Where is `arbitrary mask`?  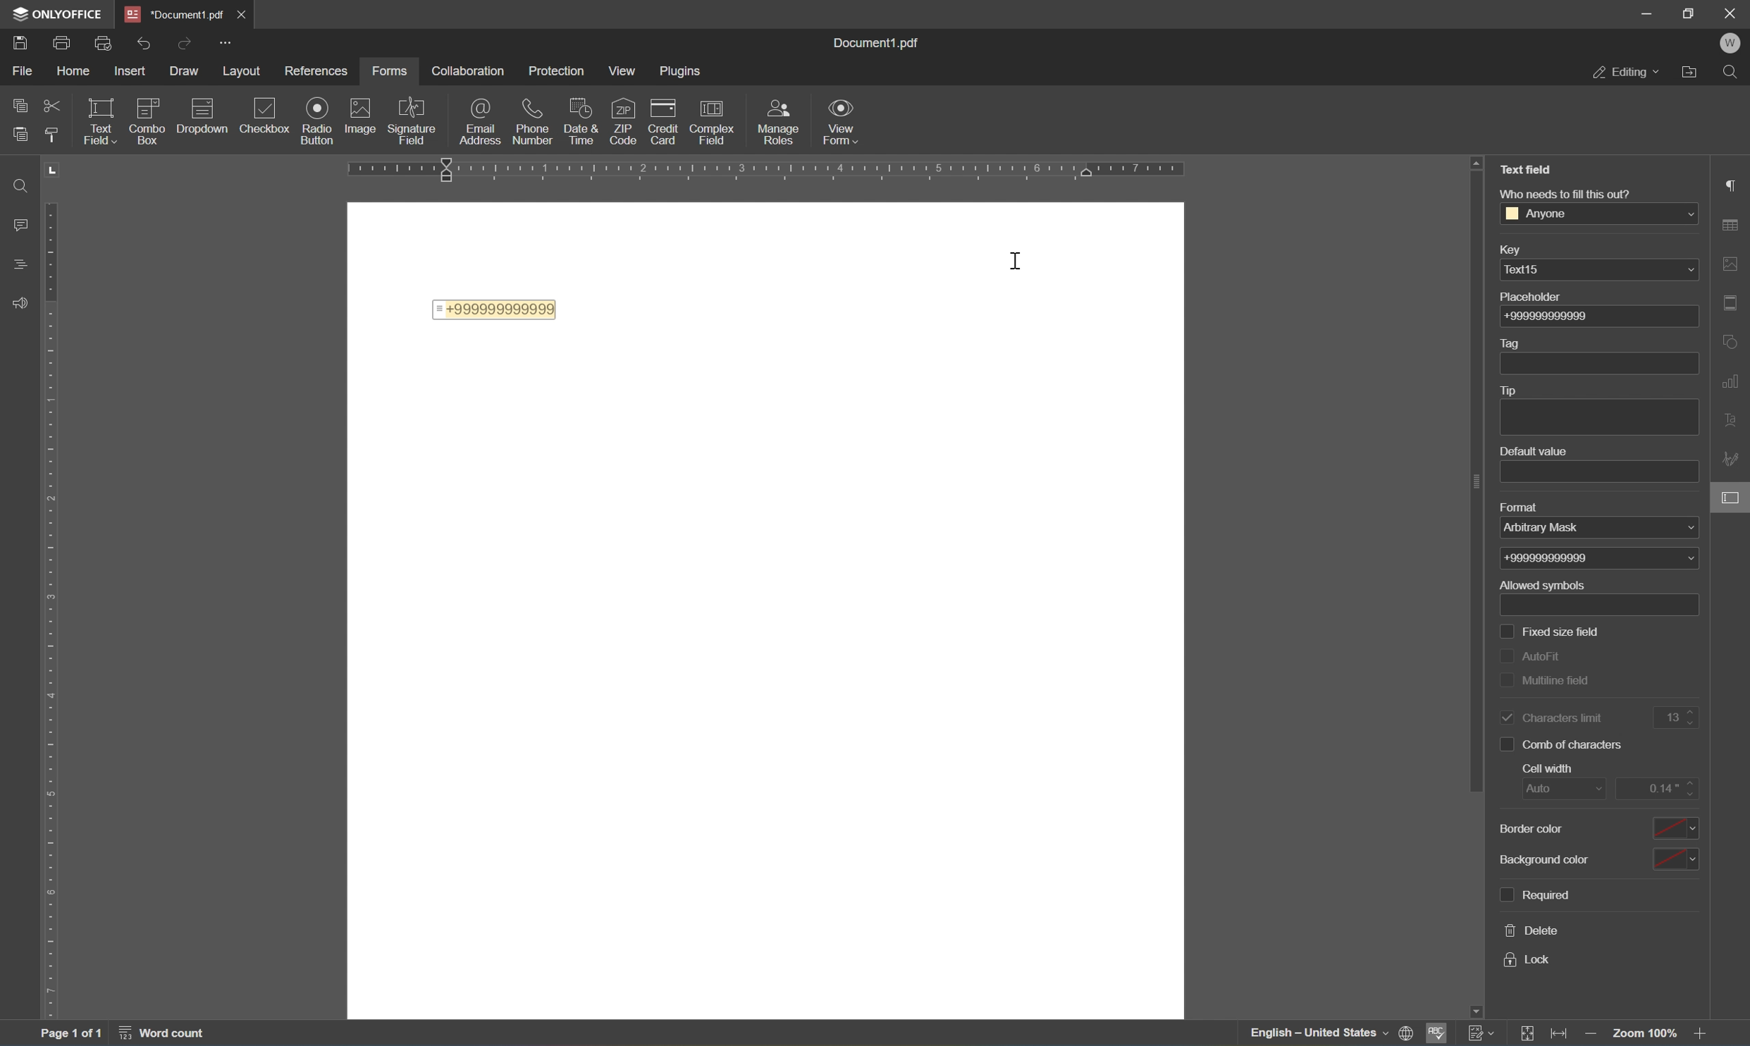
arbitrary mask is located at coordinates (1552, 530).